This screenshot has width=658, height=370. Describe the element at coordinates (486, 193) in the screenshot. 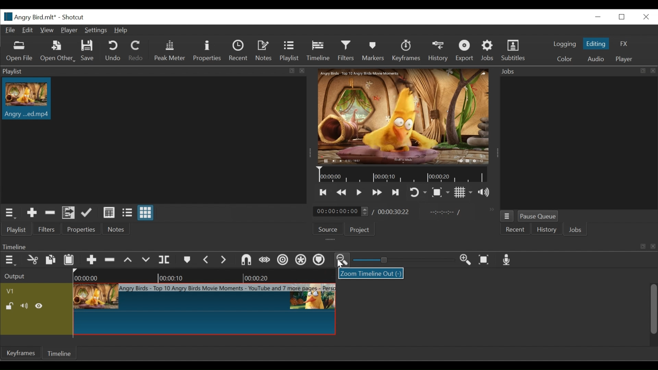

I see `Show volume control` at that location.